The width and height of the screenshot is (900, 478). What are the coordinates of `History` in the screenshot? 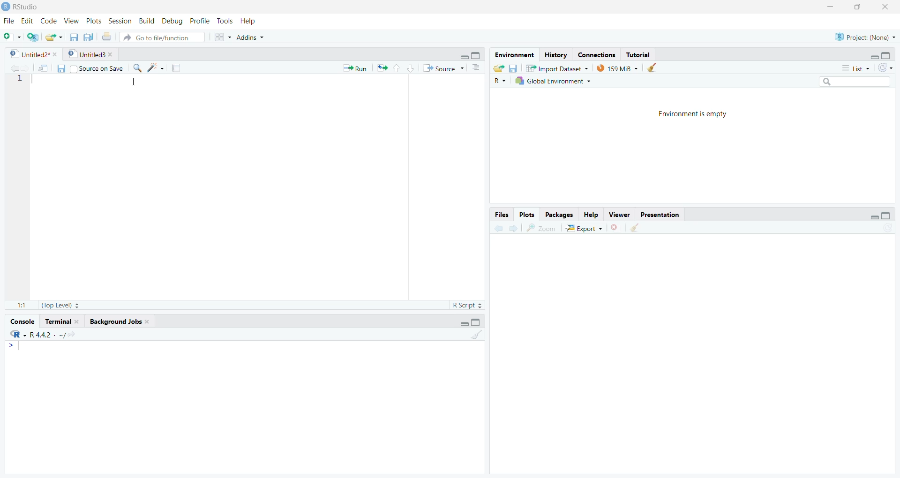 It's located at (556, 55).